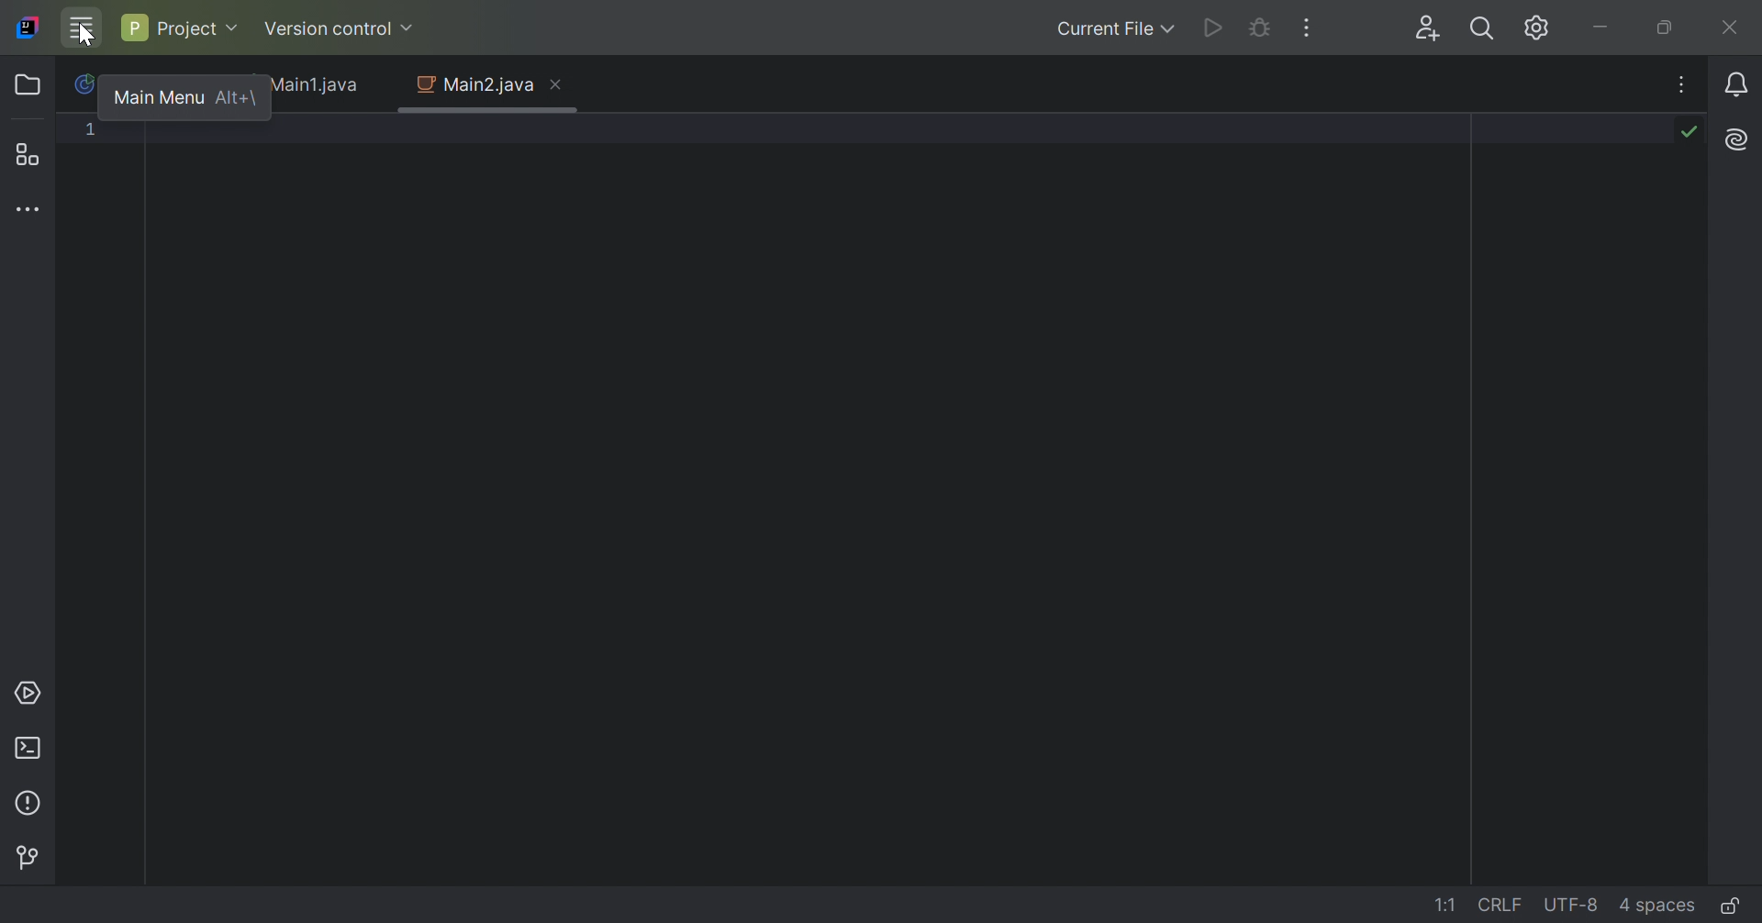 The image size is (1762, 923). What do you see at coordinates (180, 26) in the screenshot?
I see `Project` at bounding box center [180, 26].